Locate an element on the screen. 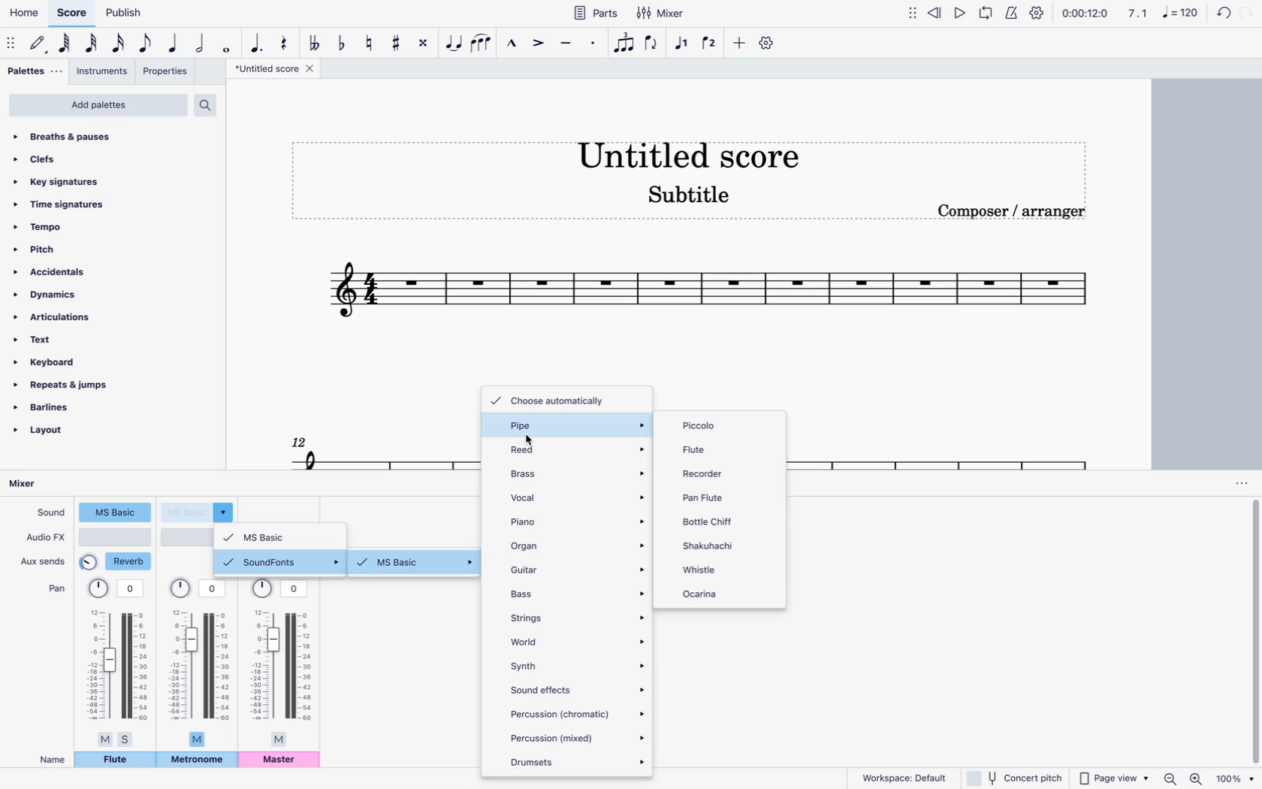 The width and height of the screenshot is (1262, 789). scale is located at coordinates (1161, 15).